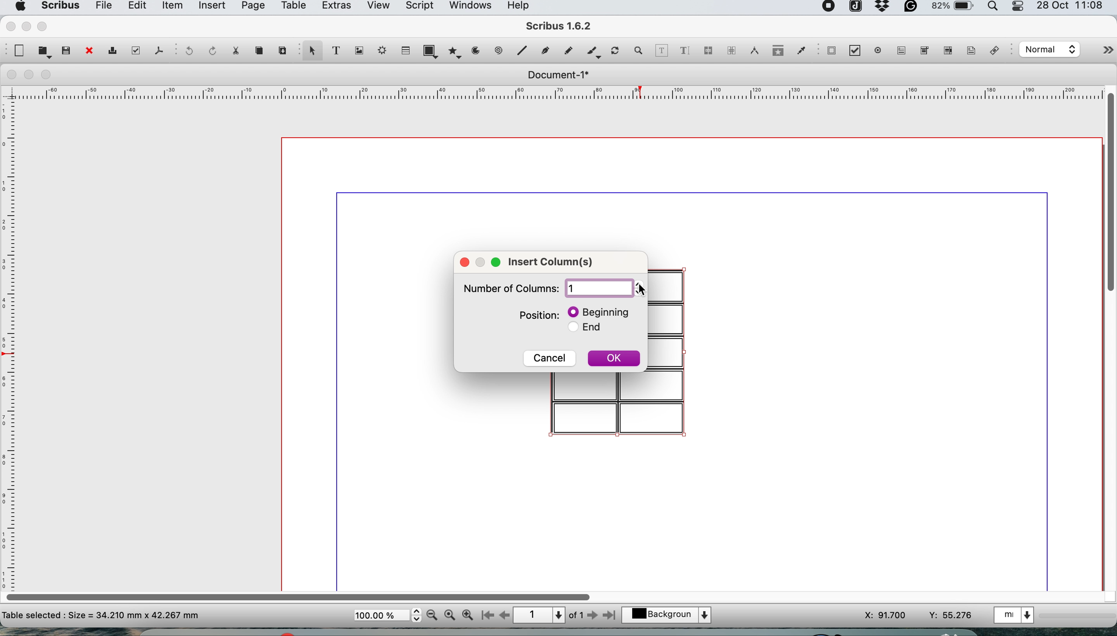  I want to click on beginning, so click(593, 311).